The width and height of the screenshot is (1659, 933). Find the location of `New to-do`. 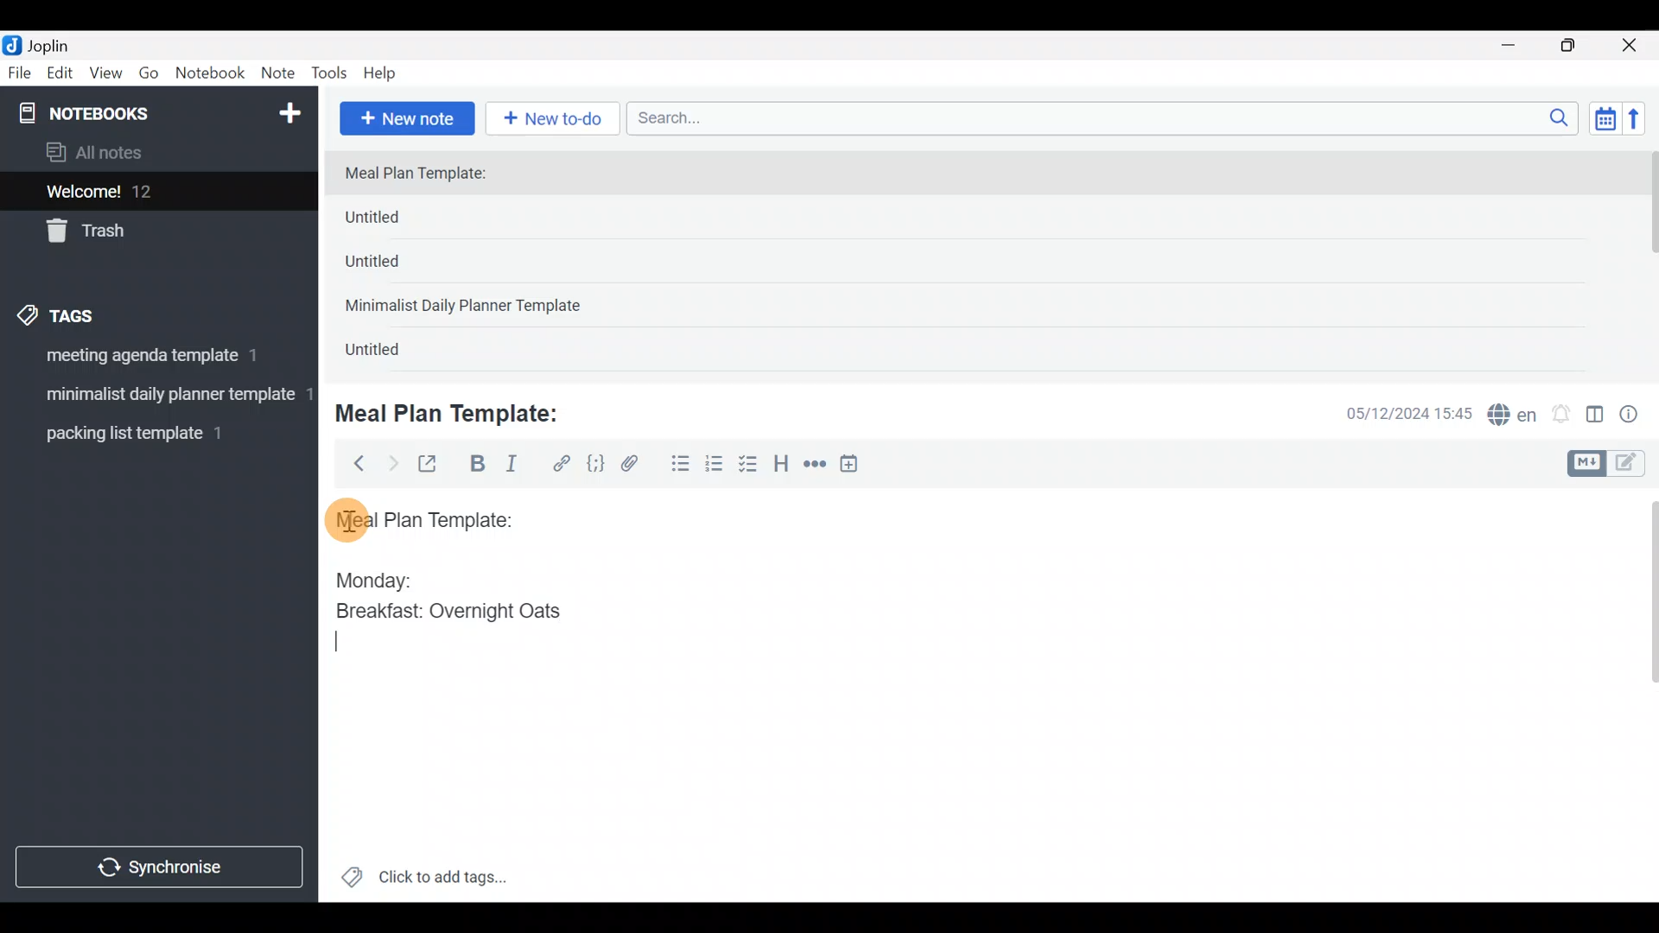

New to-do is located at coordinates (556, 120).